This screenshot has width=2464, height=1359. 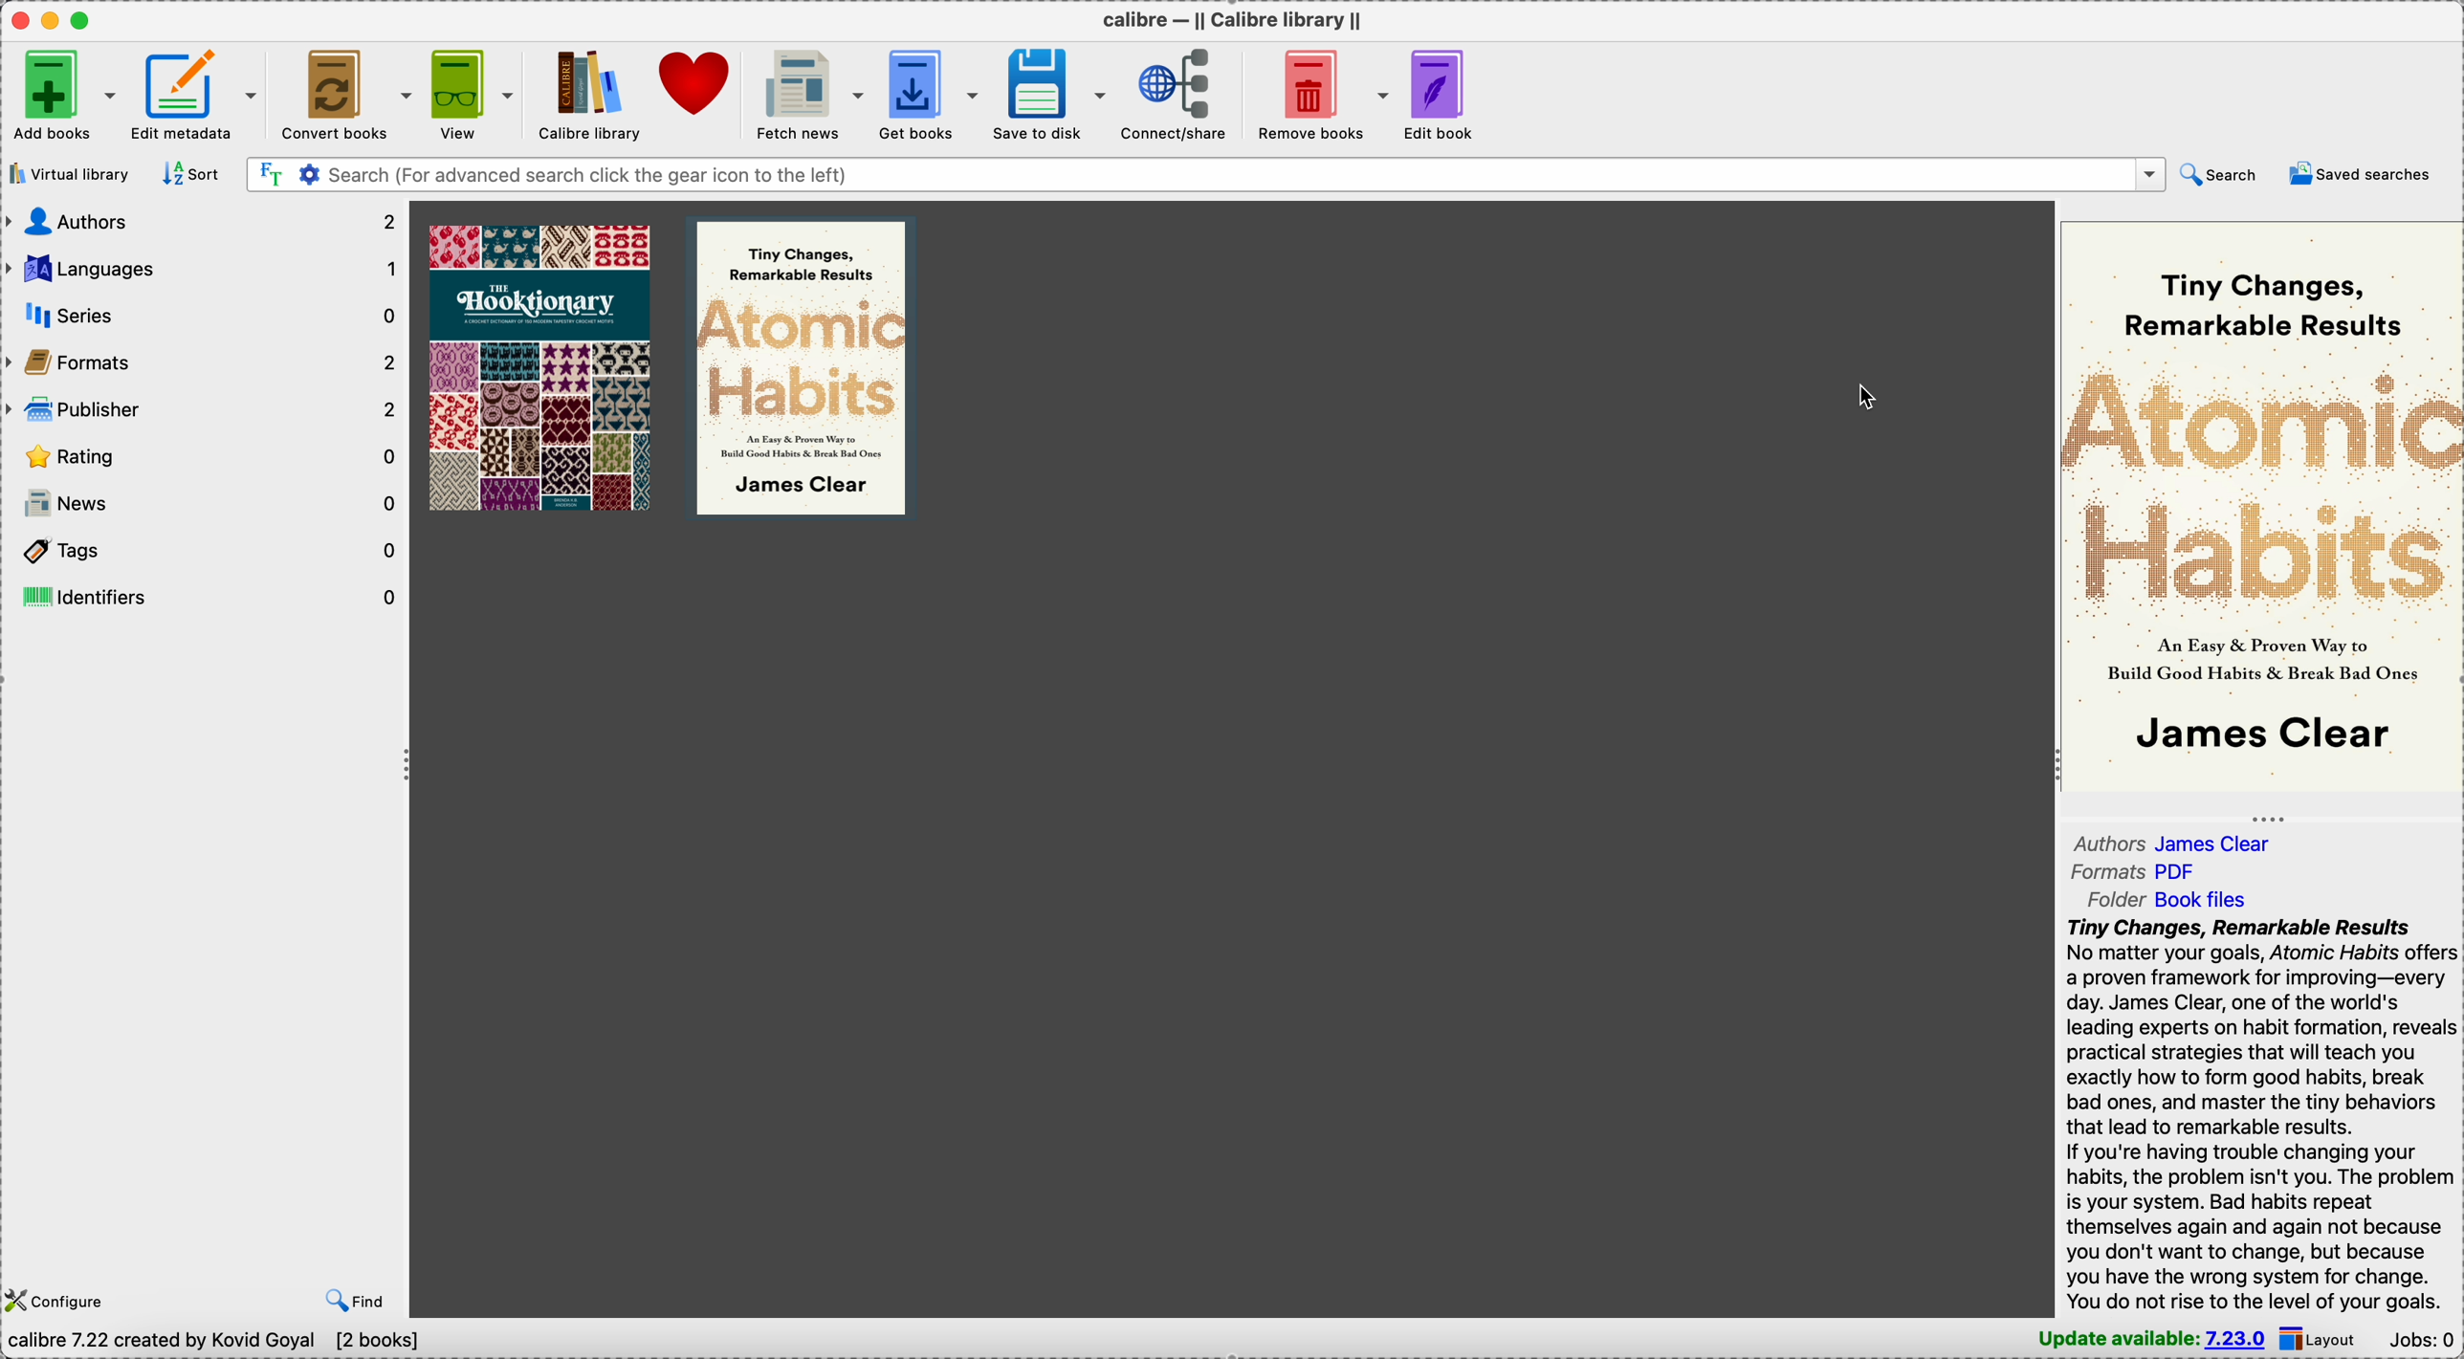 I want to click on James clear, so click(x=2264, y=736).